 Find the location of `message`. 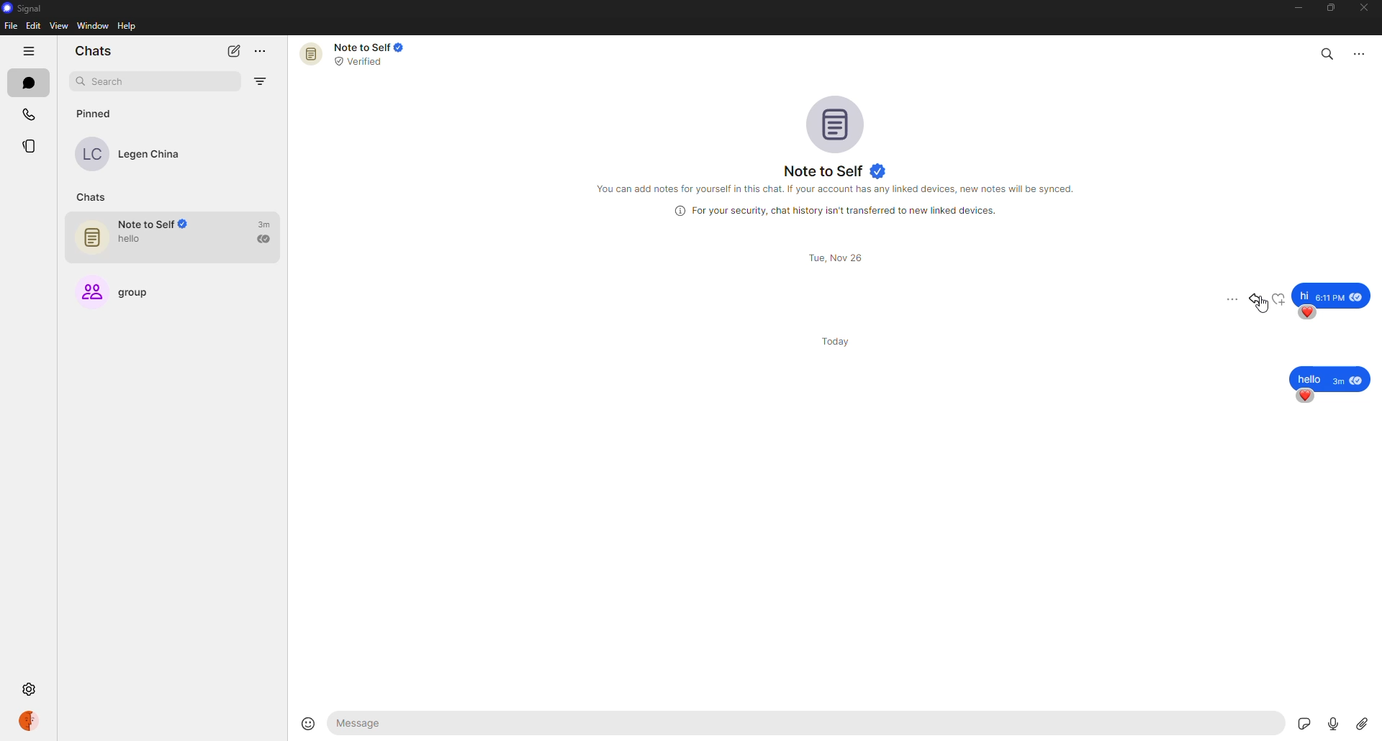

message is located at coordinates (1332, 378).